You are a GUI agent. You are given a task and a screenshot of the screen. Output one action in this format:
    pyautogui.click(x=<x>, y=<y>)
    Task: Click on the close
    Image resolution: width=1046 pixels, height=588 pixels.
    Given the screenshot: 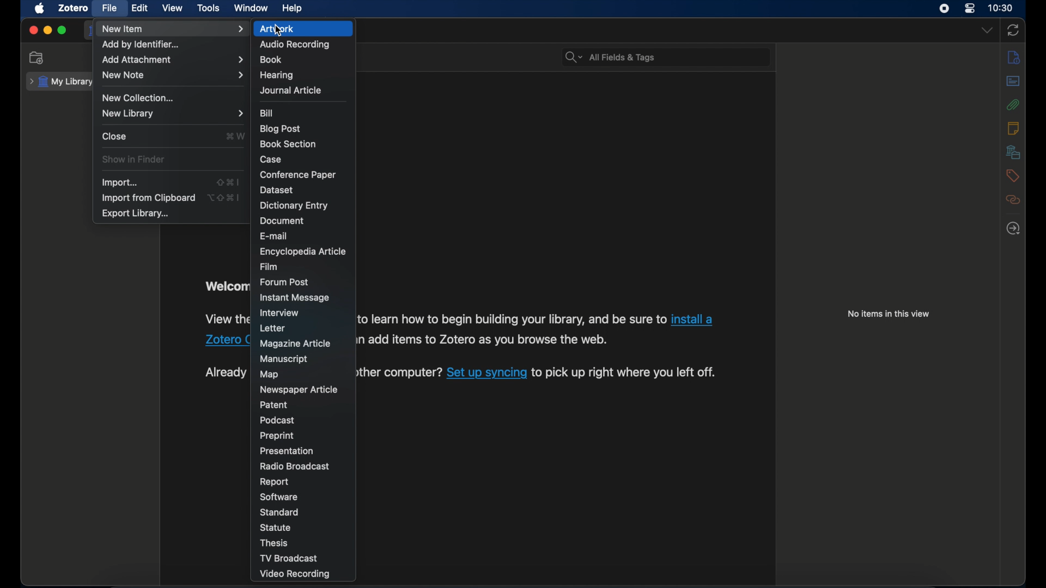 What is the action you would take?
    pyautogui.click(x=34, y=30)
    